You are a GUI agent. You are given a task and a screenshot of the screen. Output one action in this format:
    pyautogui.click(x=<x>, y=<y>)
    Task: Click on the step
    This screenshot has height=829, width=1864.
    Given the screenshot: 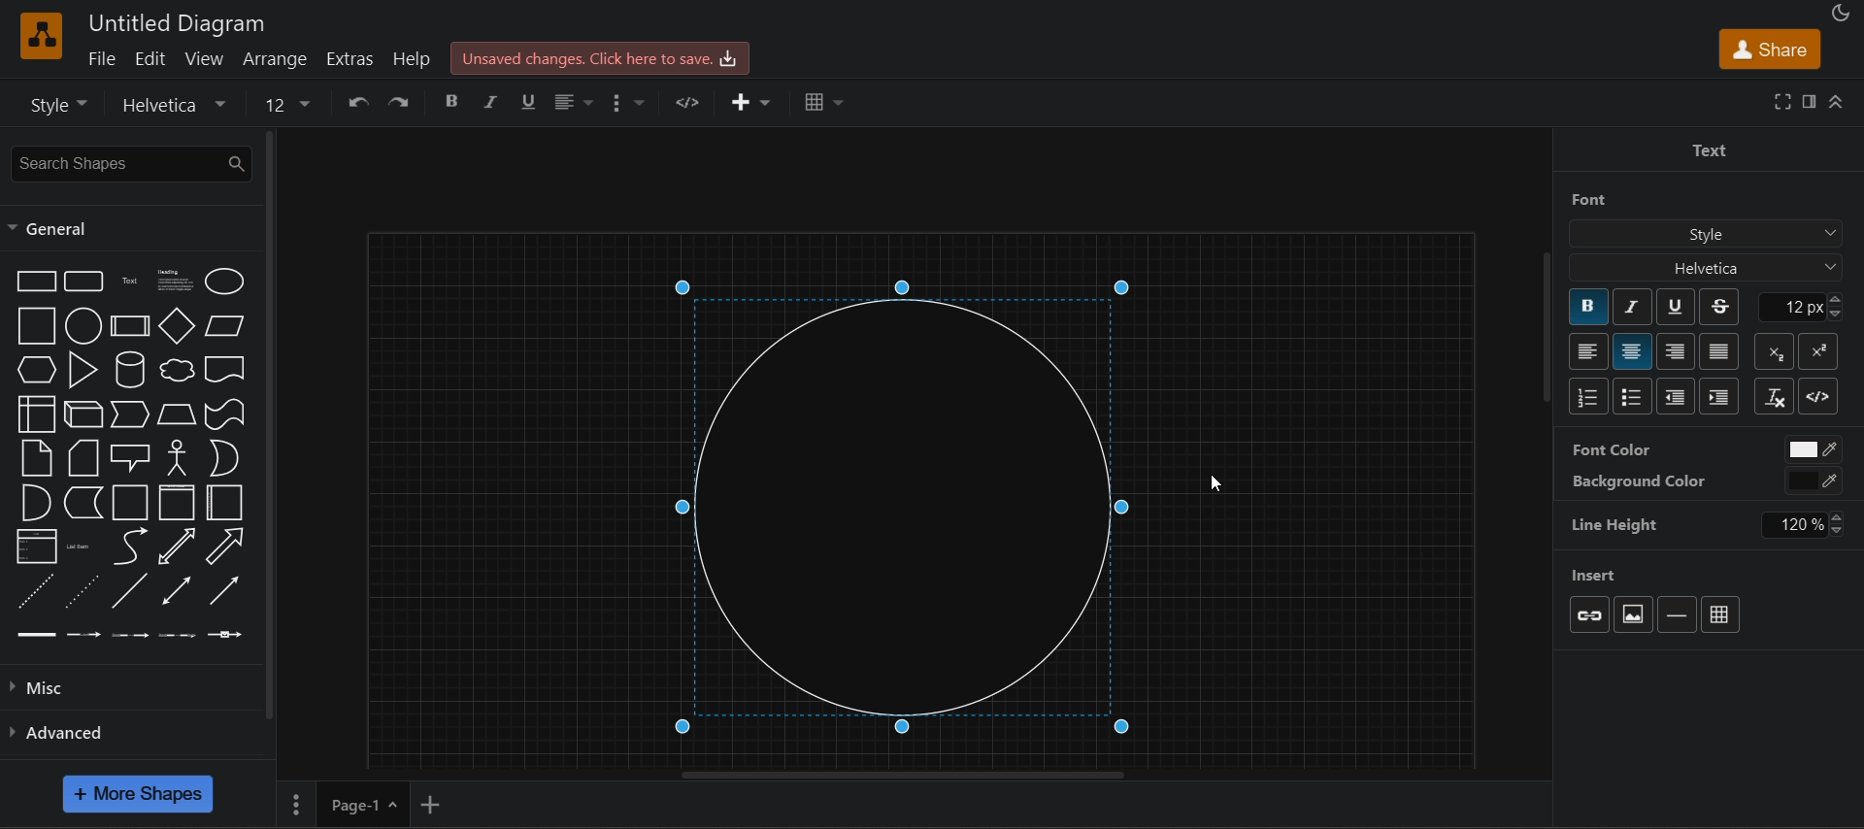 What is the action you would take?
    pyautogui.click(x=128, y=418)
    